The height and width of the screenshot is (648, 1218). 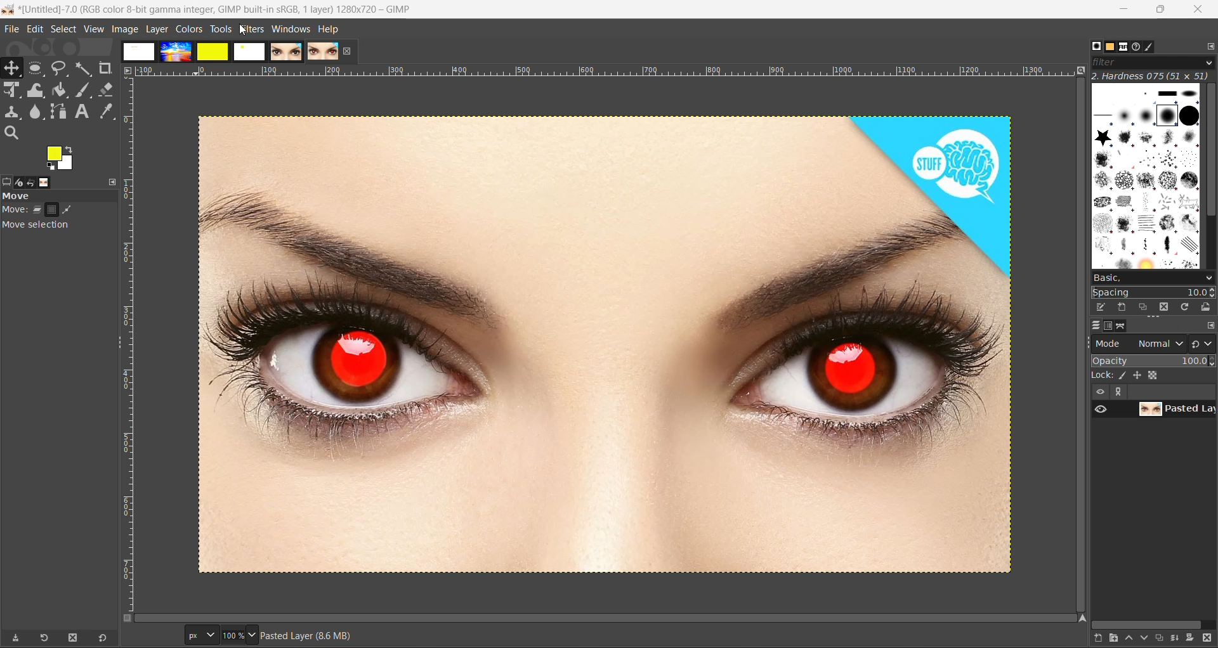 I want to click on create a duplicate, so click(x=1160, y=638).